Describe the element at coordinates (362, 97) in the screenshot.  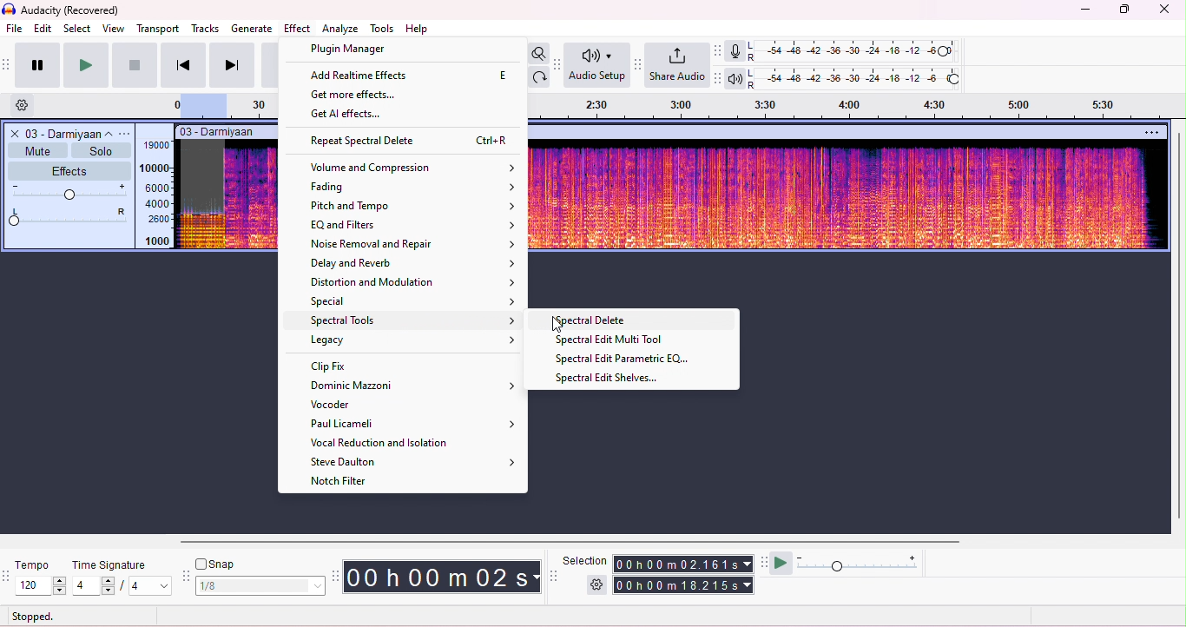
I see `get more effects` at that location.